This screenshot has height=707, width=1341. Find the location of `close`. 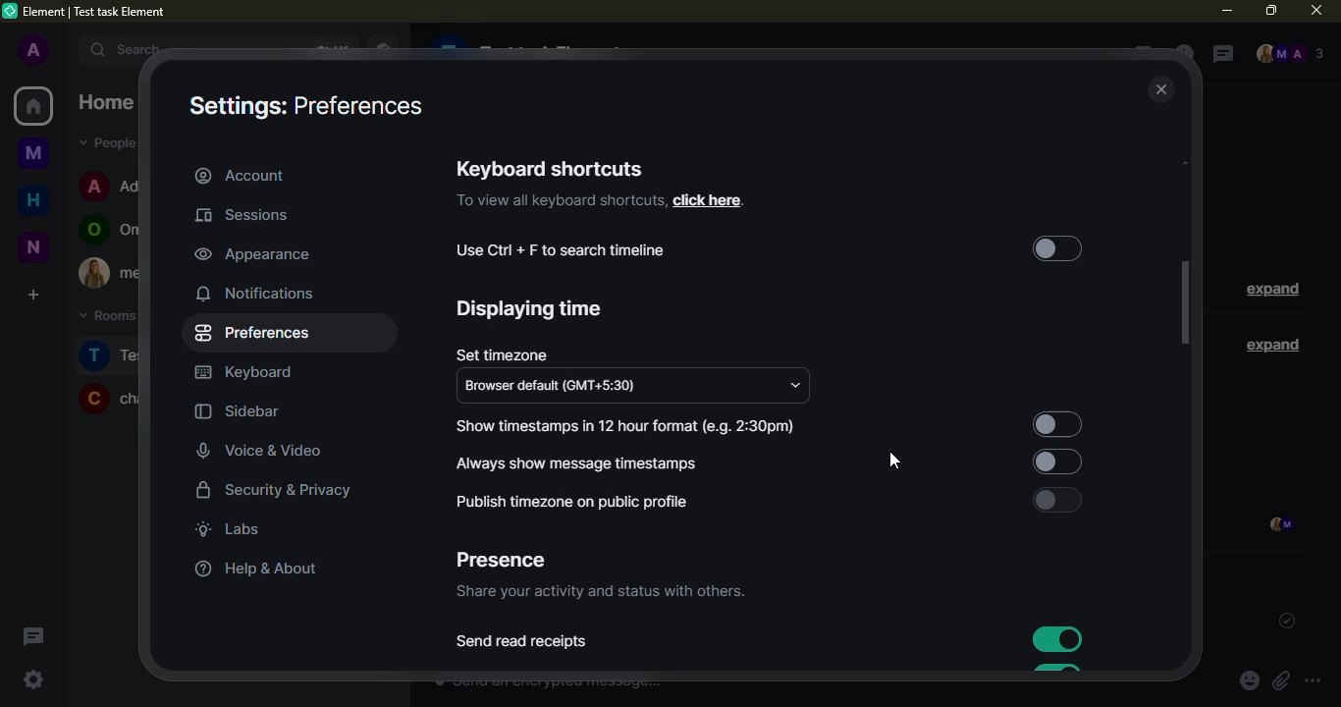

close is located at coordinates (1162, 90).